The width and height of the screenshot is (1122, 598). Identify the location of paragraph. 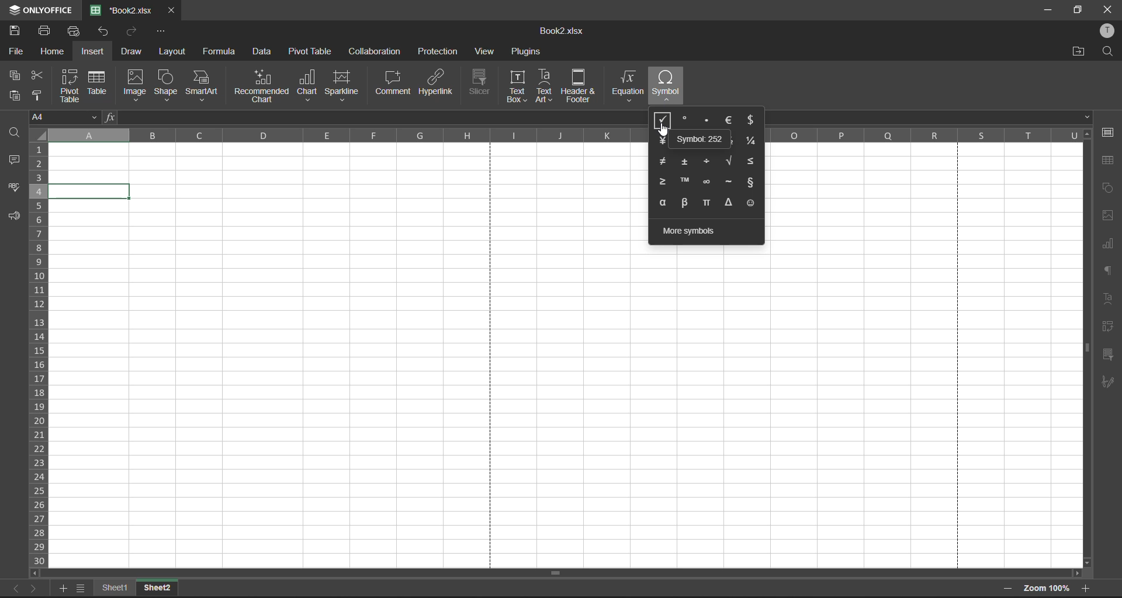
(1109, 270).